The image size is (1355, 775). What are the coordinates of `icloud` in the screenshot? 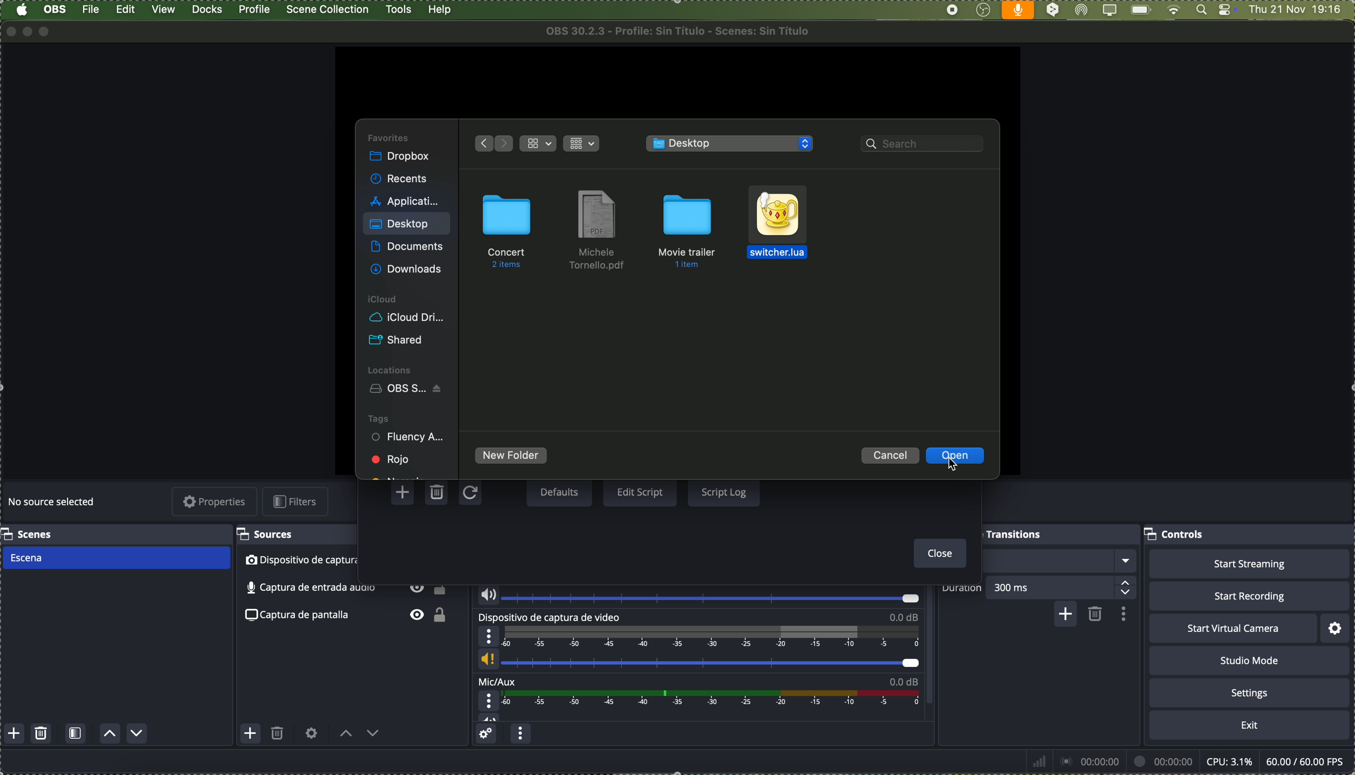 It's located at (384, 300).